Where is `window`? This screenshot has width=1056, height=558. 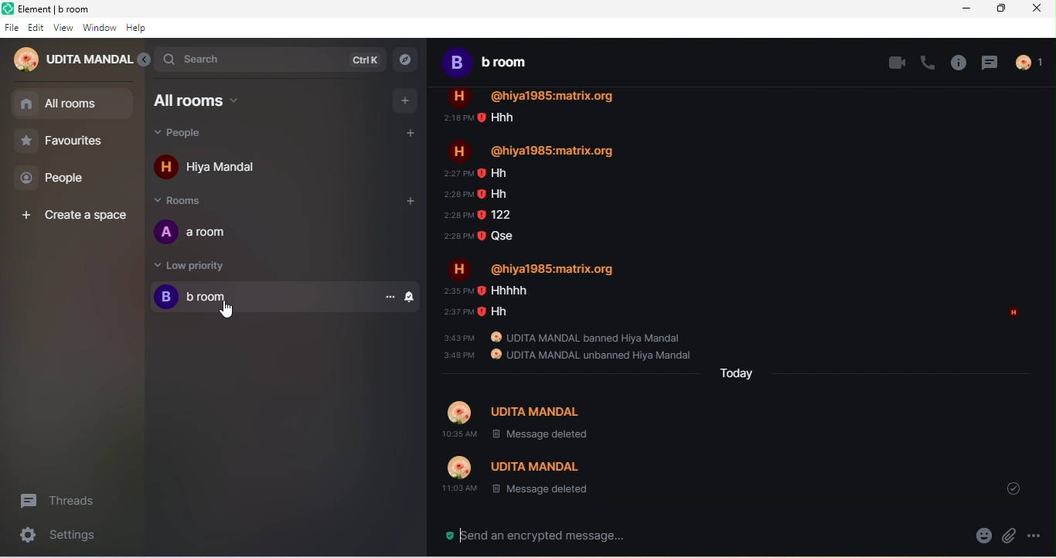
window is located at coordinates (100, 29).